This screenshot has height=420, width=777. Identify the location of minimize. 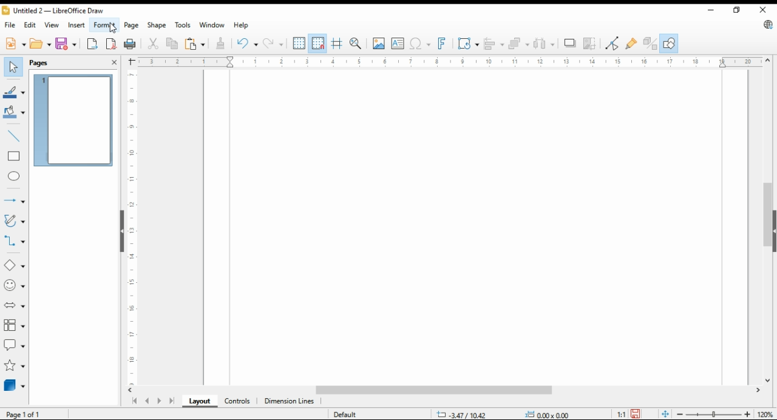
(713, 8).